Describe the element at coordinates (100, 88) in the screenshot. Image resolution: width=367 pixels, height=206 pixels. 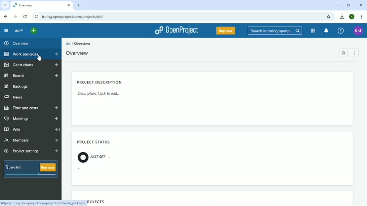
I see `Project description` at that location.